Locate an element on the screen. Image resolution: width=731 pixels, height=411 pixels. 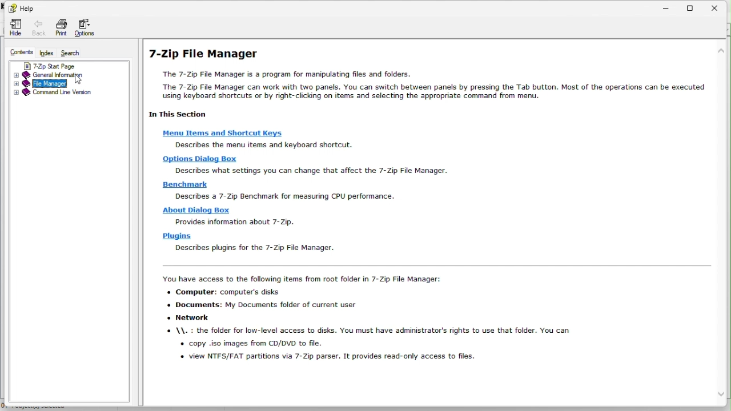
describes plugins for the 7-Zip File Manager is located at coordinates (252, 248).